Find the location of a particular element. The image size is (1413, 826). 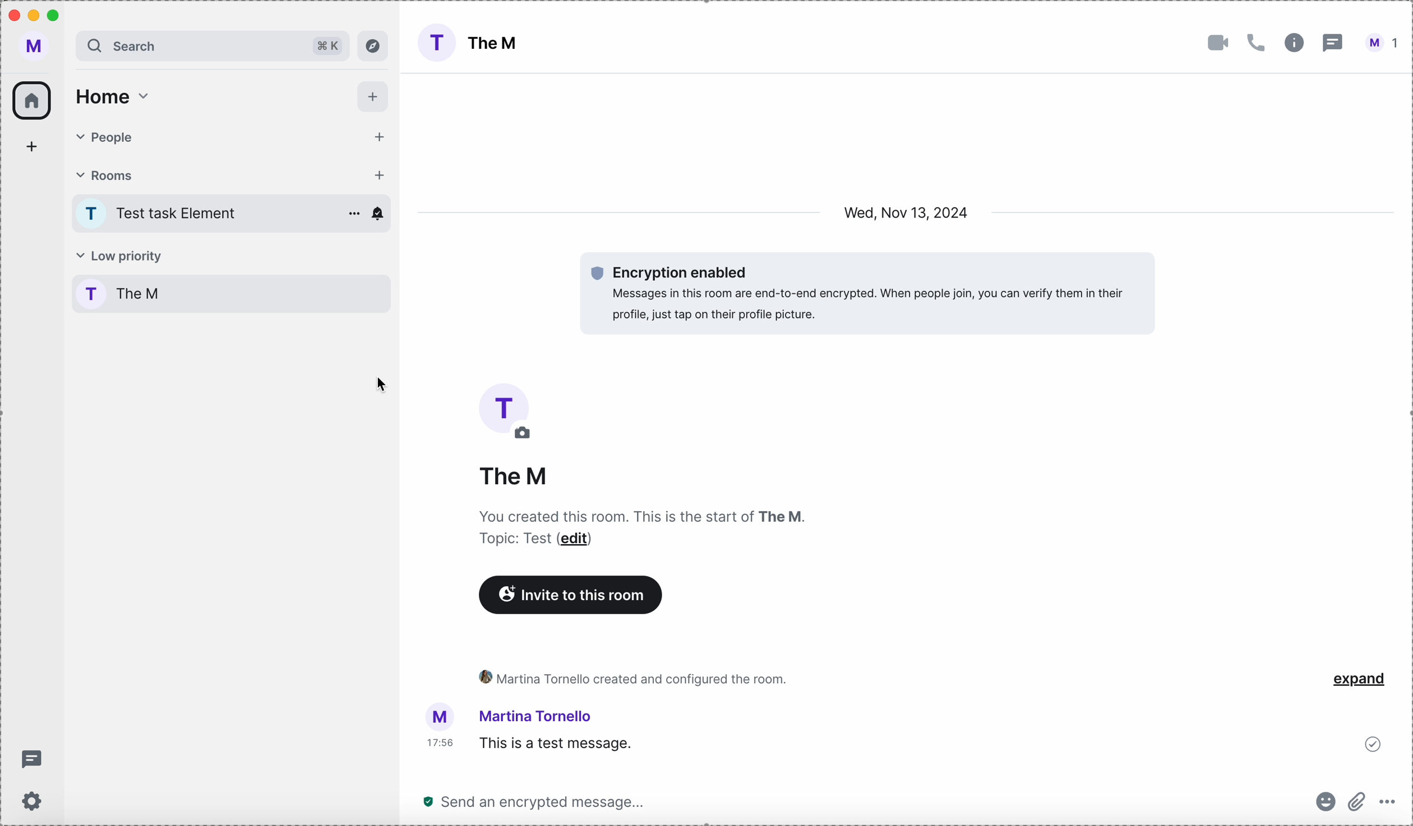

encryption enabled is located at coordinates (865, 293).